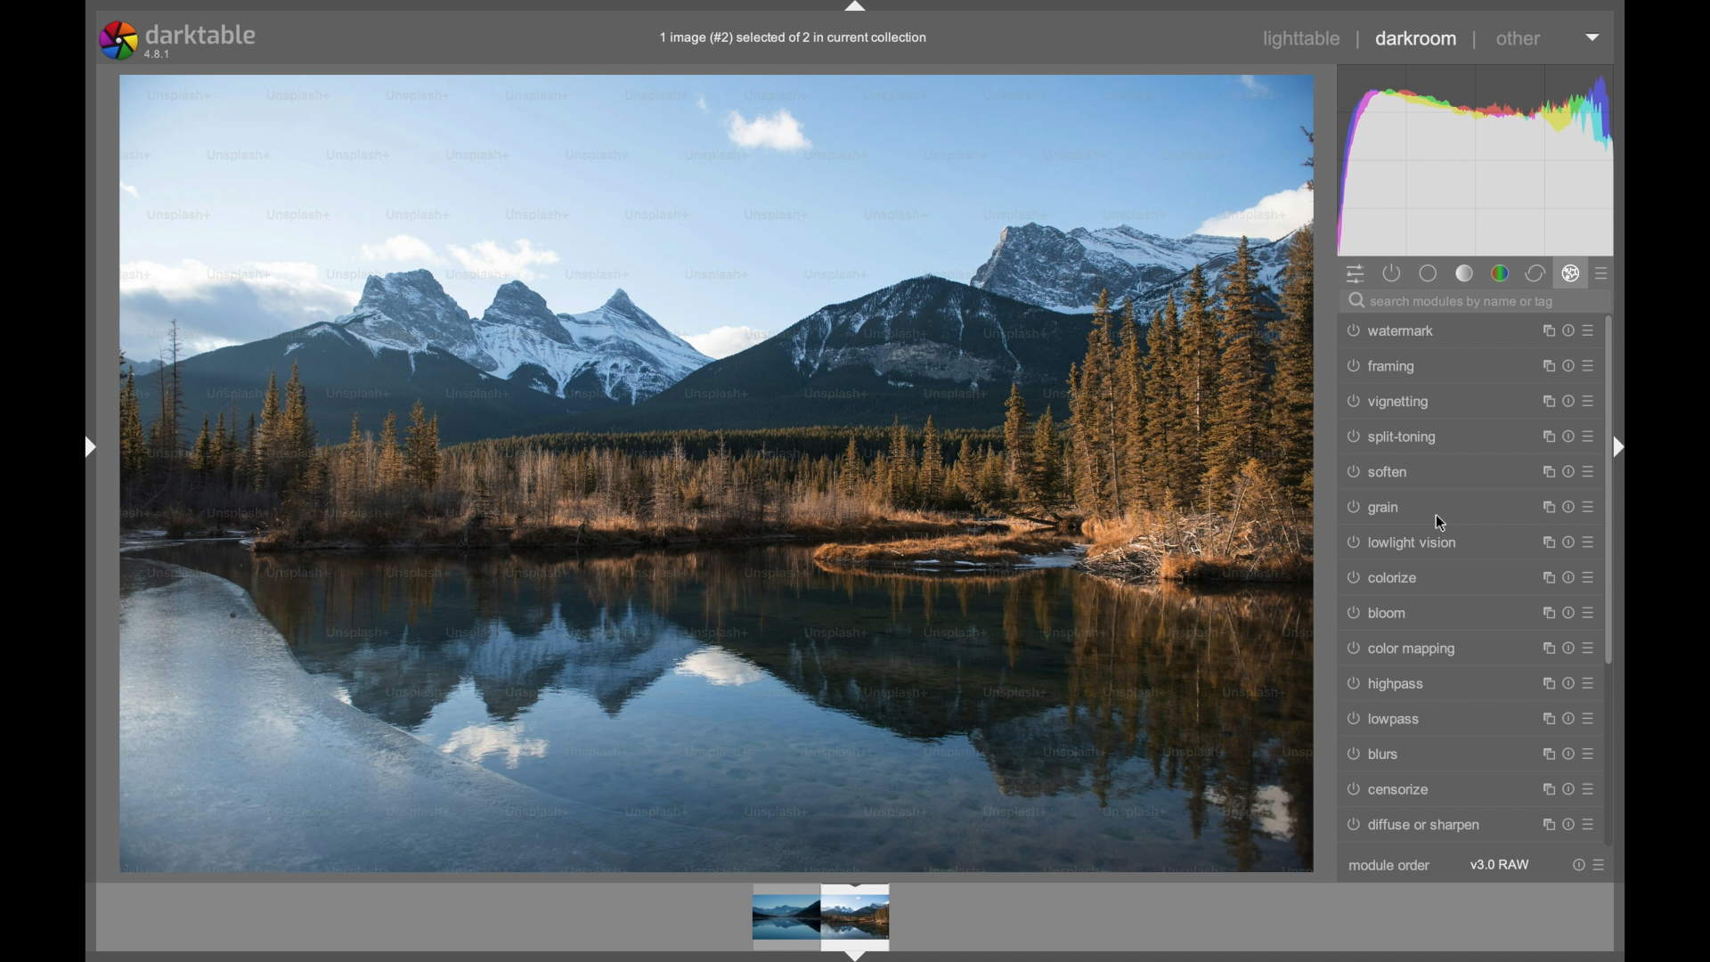  Describe the element at coordinates (1592, 683) in the screenshot. I see `presets` at that location.